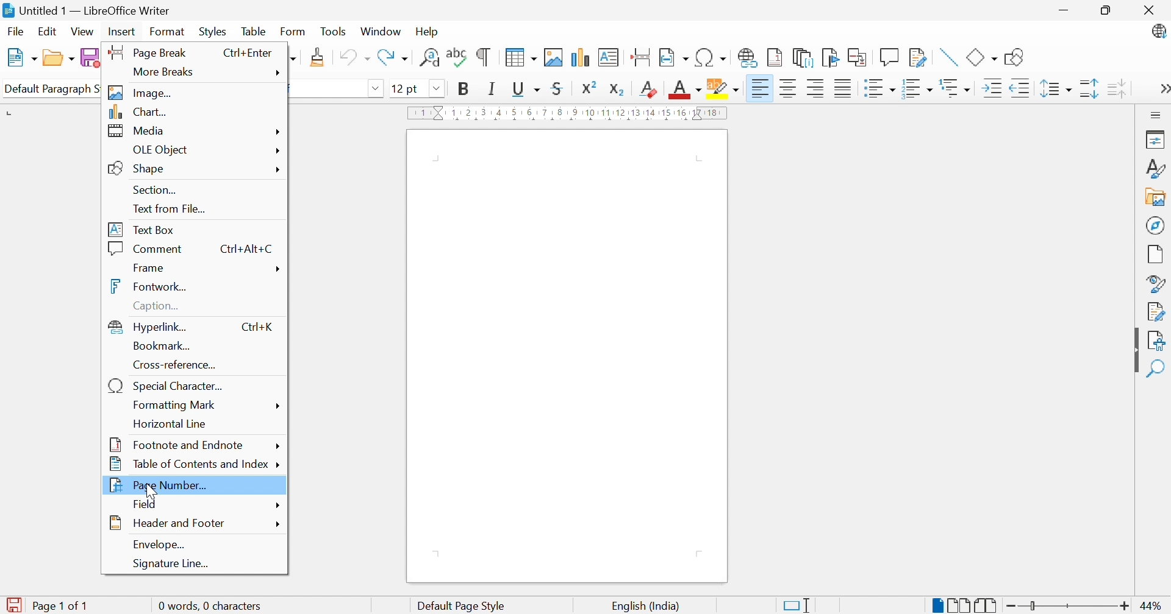  I want to click on Edit, so click(48, 33).